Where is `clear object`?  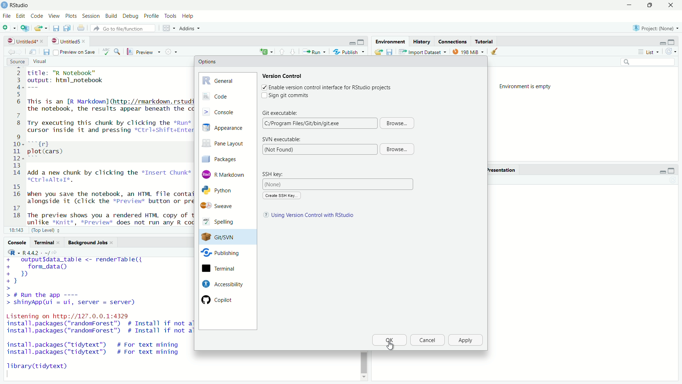
clear object is located at coordinates (493, 52).